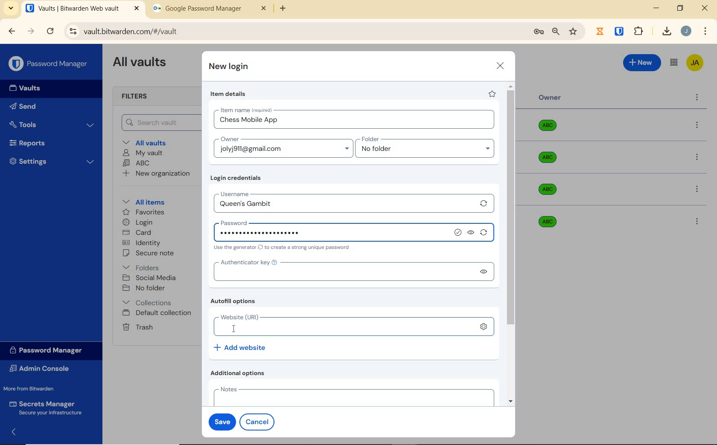 This screenshot has width=717, height=445. I want to click on option, so click(697, 221).